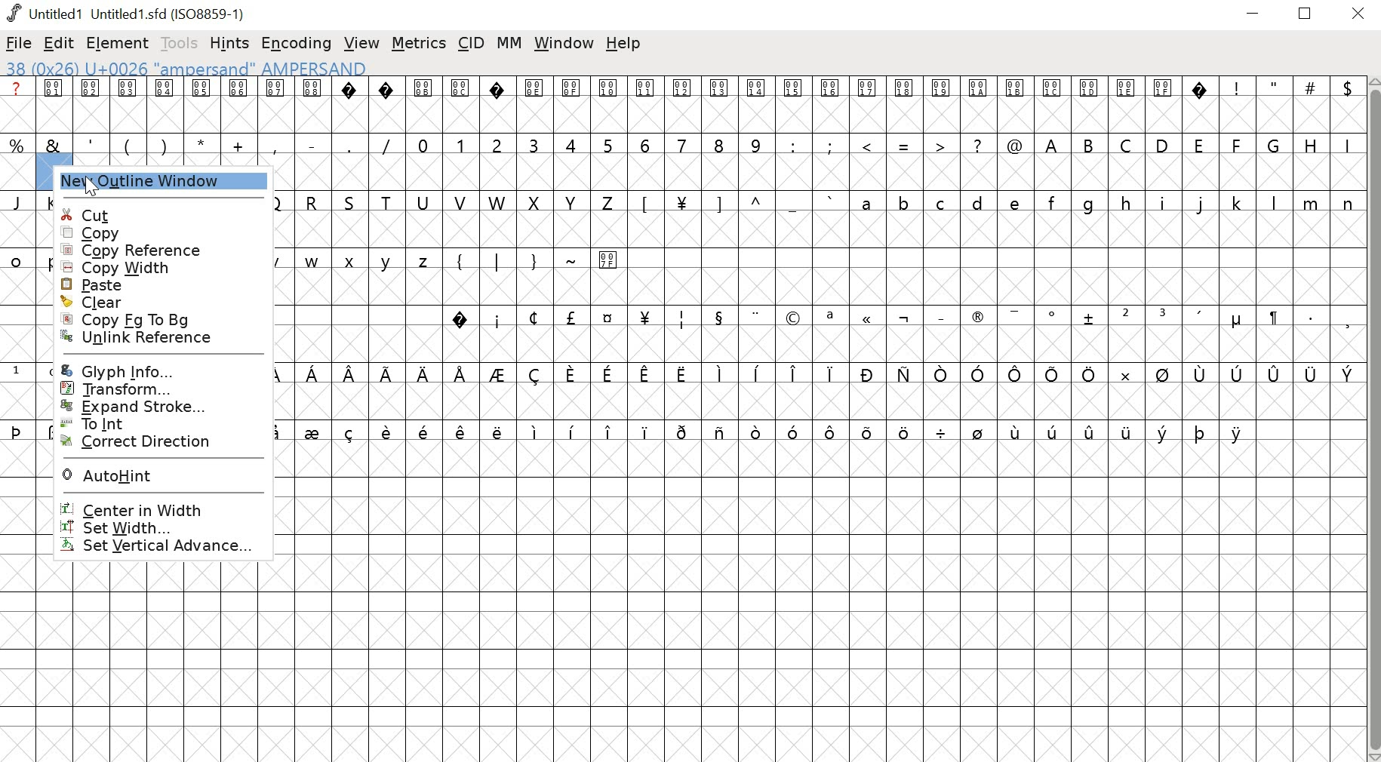 This screenshot has height=762, width=1381. I want to click on symbol, so click(315, 431).